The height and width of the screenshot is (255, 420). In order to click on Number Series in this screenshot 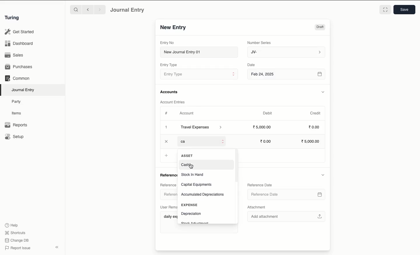, I will do `click(260, 43)`.